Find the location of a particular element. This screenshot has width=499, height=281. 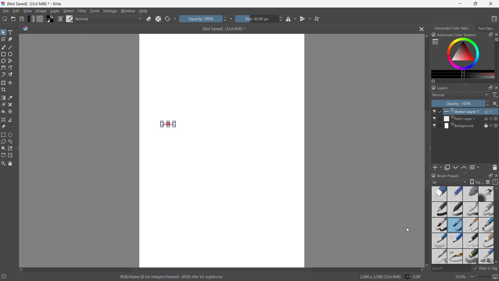

canvas is located at coordinates (222, 199).